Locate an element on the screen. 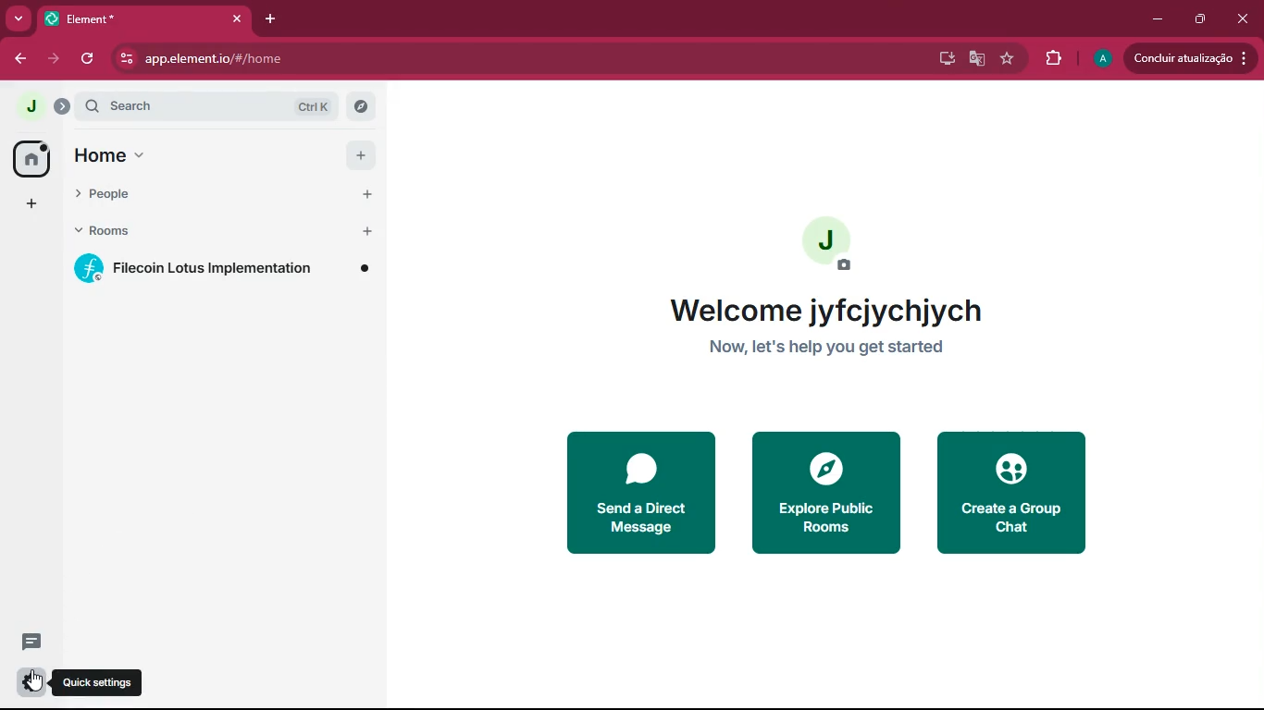 This screenshot has width=1264, height=710. close is located at coordinates (1245, 21).